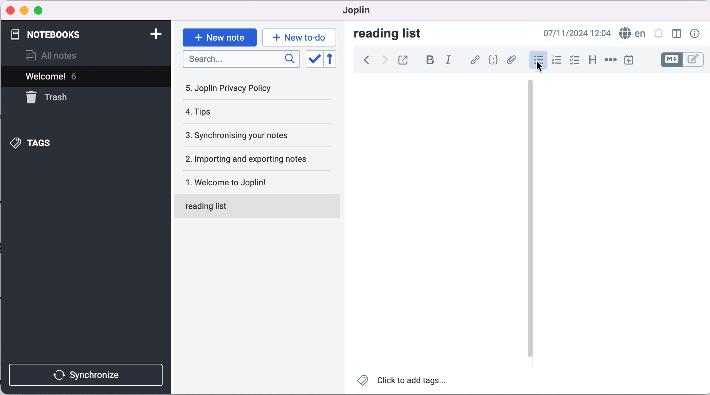  Describe the element at coordinates (69, 143) in the screenshot. I see `tags` at that location.